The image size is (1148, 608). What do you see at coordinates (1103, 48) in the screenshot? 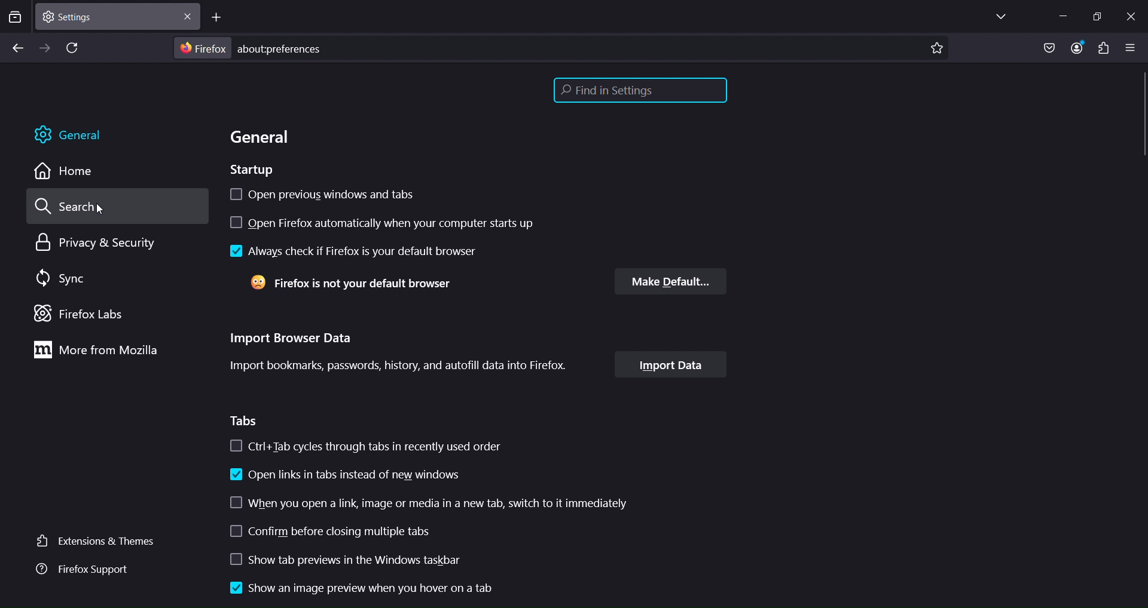
I see `menu` at bounding box center [1103, 48].